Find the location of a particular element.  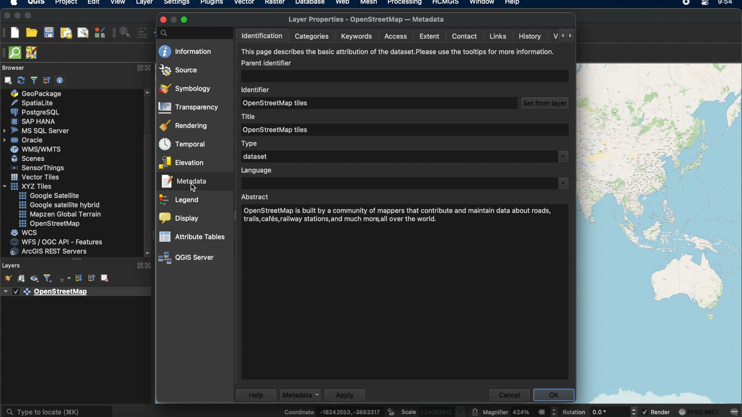

maximize is located at coordinates (29, 15).